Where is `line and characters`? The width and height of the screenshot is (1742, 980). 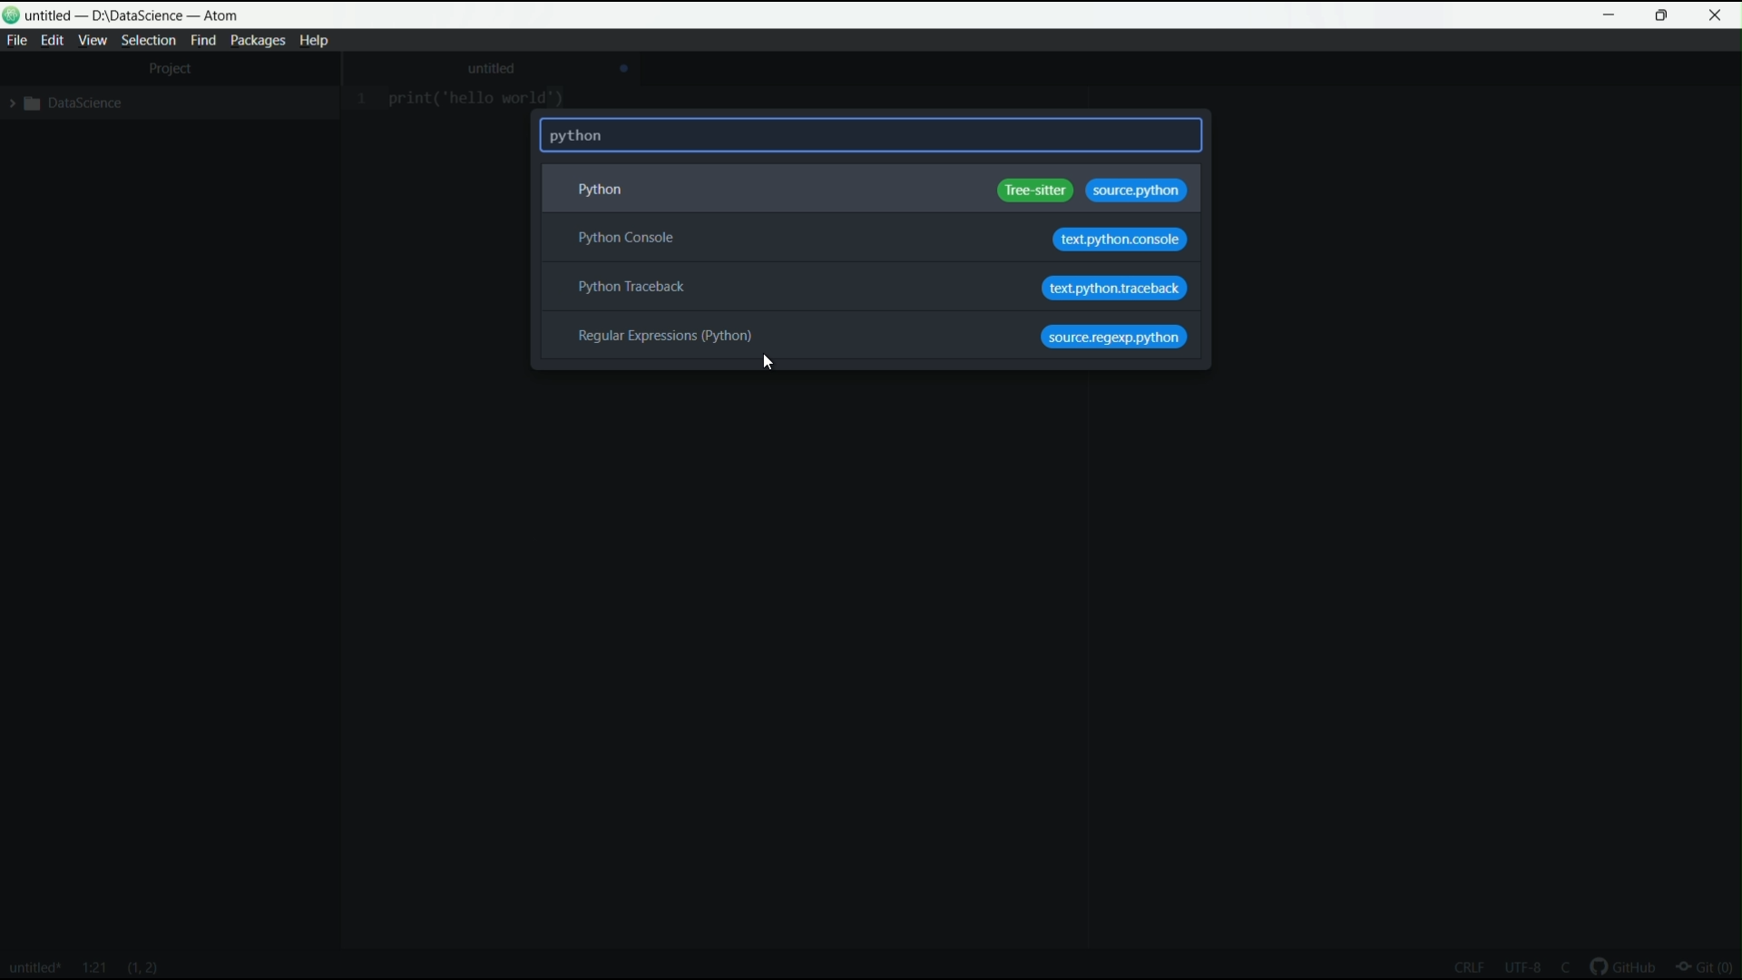 line and characters is located at coordinates (143, 969).